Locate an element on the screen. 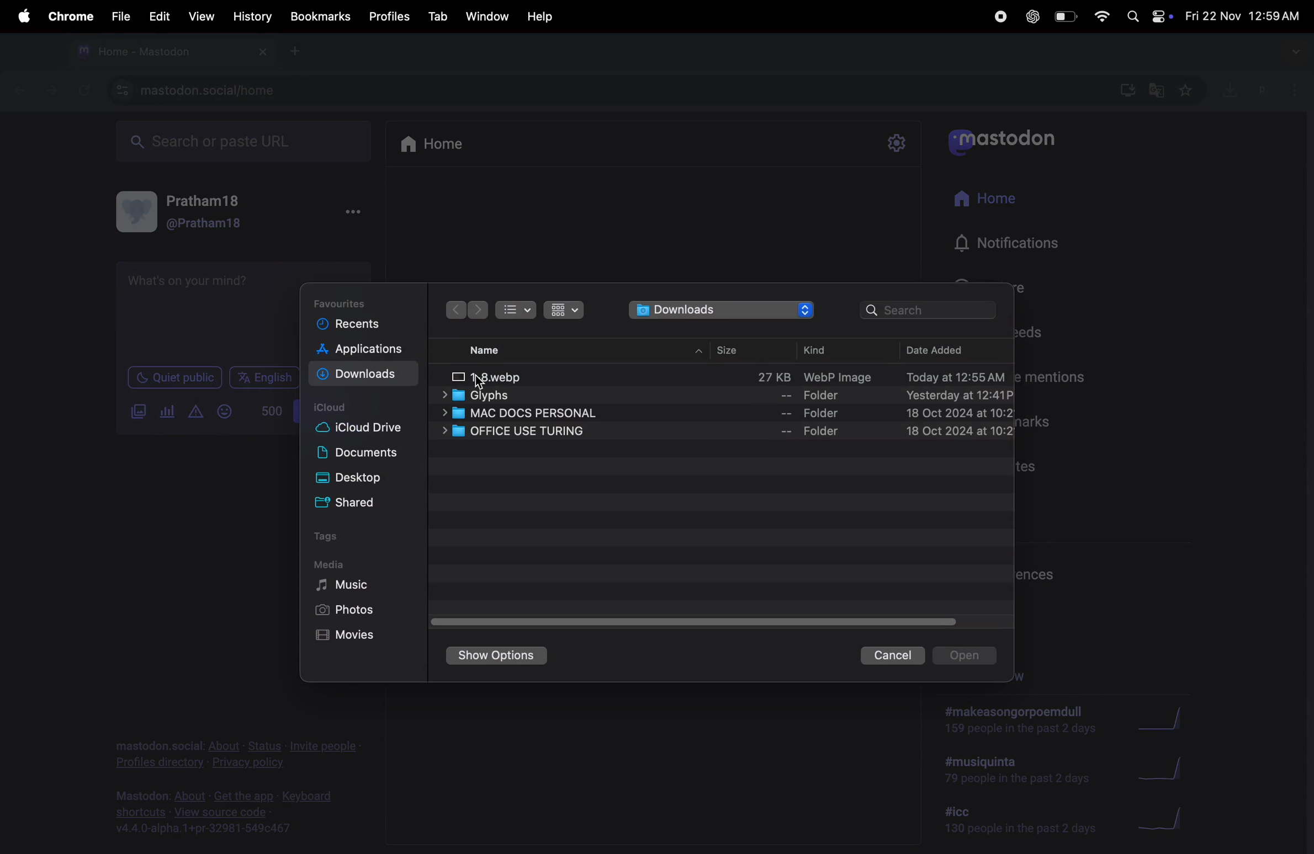 Image resolution: width=1314 pixels, height=854 pixels. privacy and policy is located at coordinates (247, 764).